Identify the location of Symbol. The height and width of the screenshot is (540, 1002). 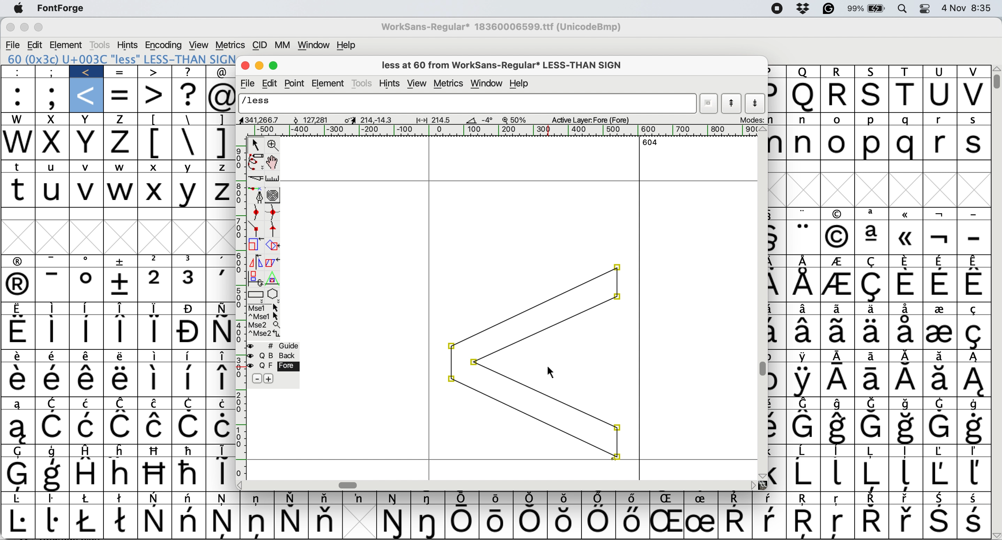
(19, 521).